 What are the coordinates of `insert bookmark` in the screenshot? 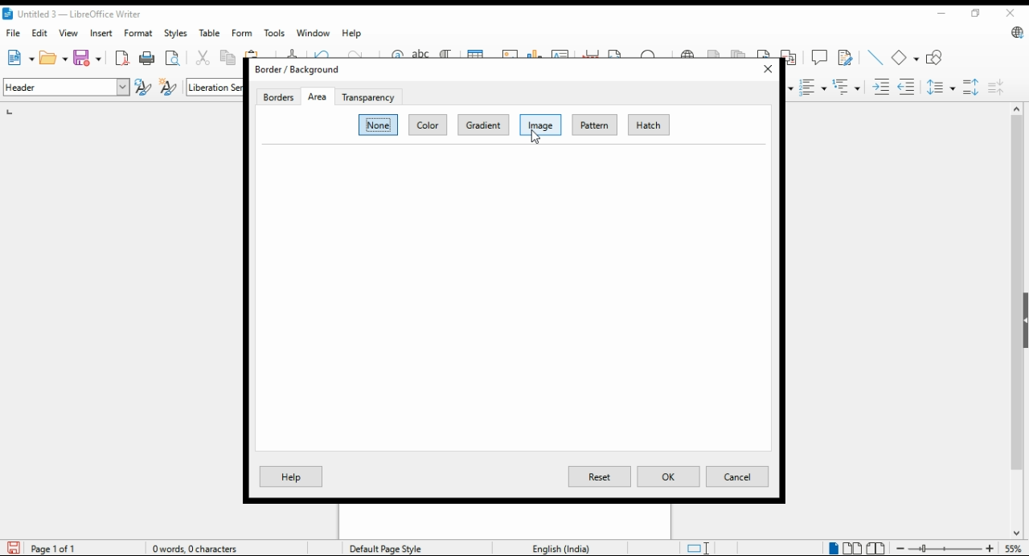 It's located at (765, 52).